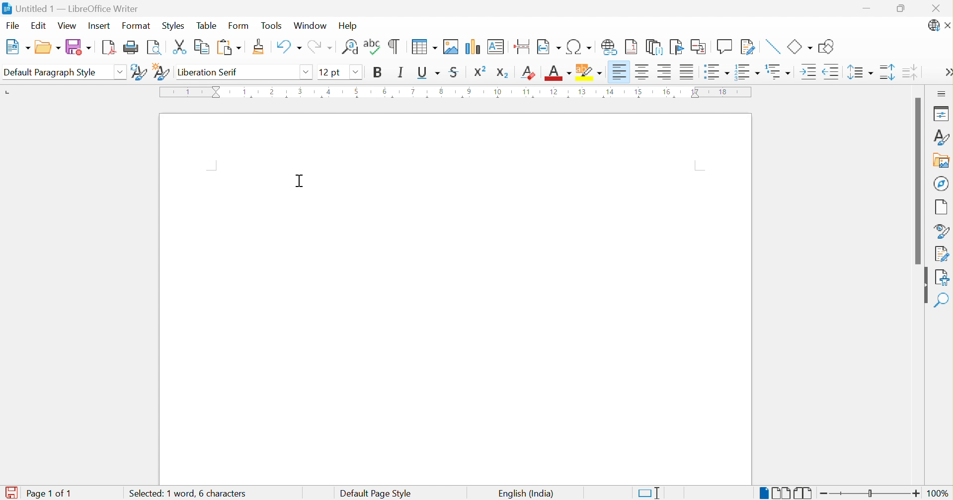 The width and height of the screenshot is (953, 500). What do you see at coordinates (68, 26) in the screenshot?
I see `View` at bounding box center [68, 26].